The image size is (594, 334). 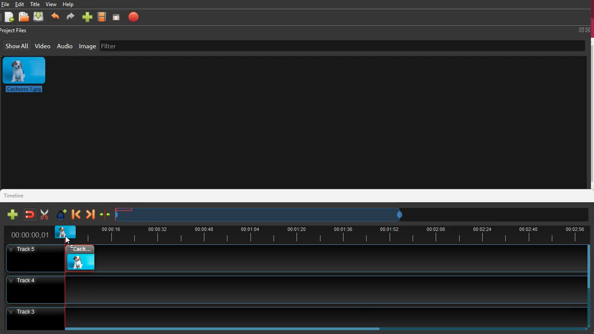 What do you see at coordinates (7, 5) in the screenshot?
I see `` at bounding box center [7, 5].